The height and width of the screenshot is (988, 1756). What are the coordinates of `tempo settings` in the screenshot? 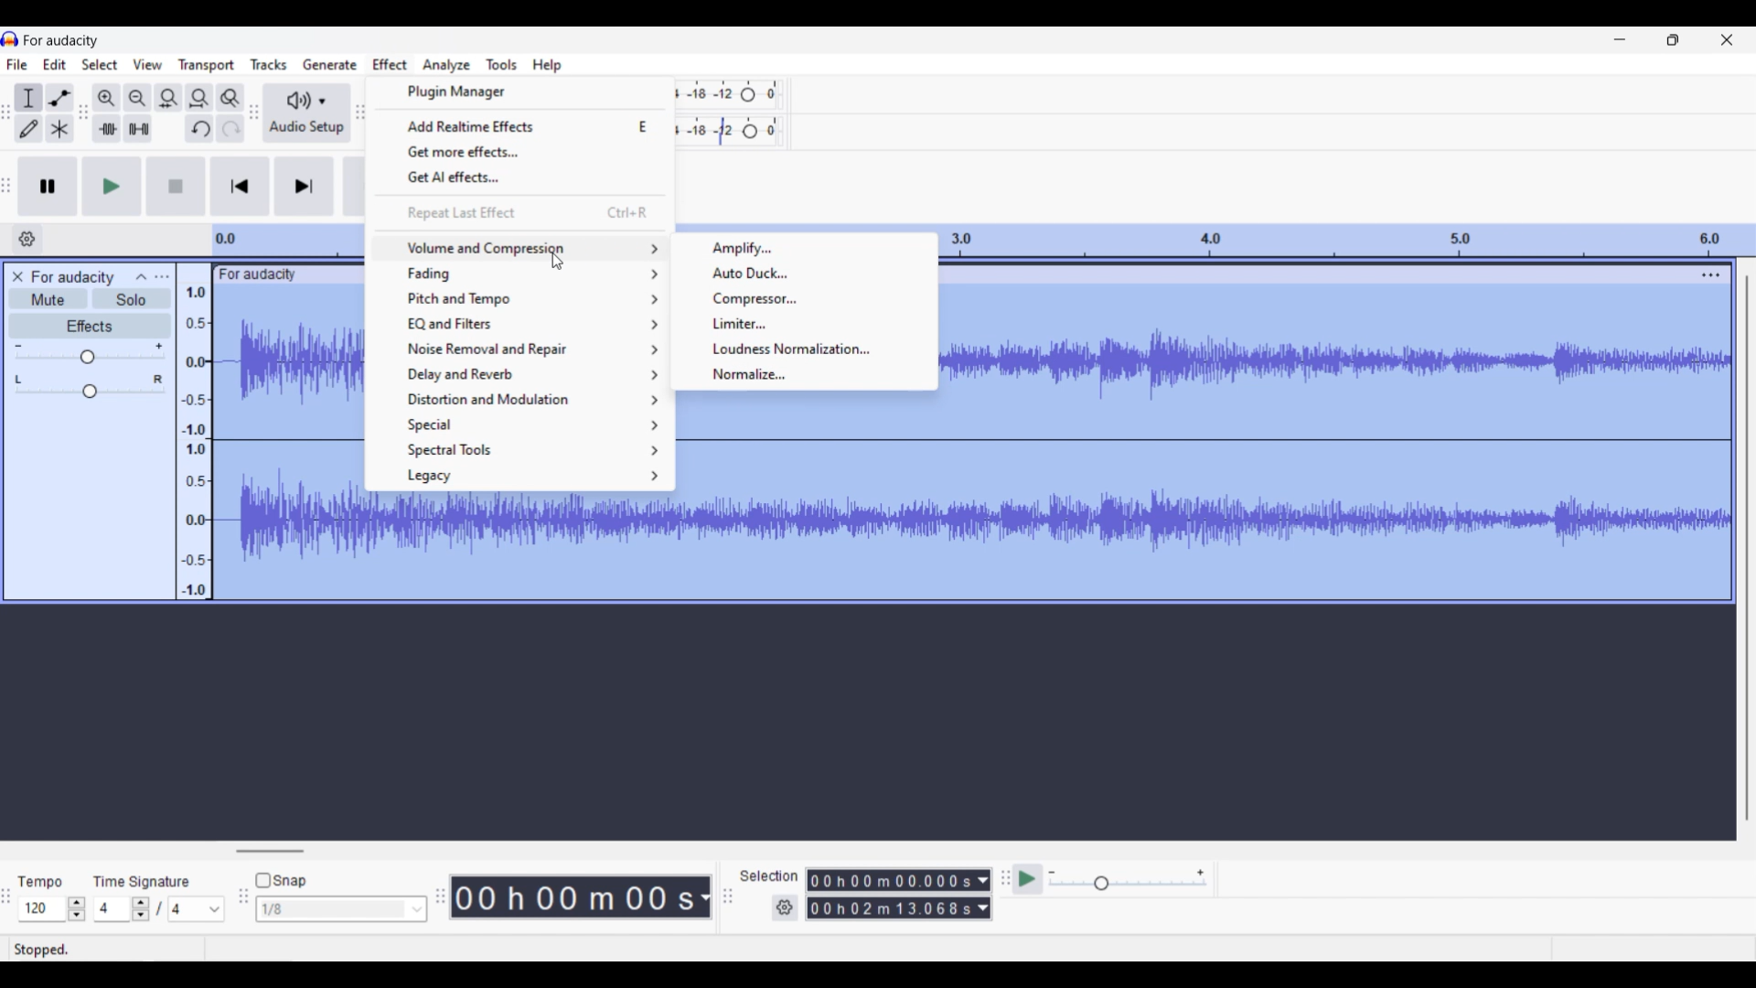 It's located at (52, 908).